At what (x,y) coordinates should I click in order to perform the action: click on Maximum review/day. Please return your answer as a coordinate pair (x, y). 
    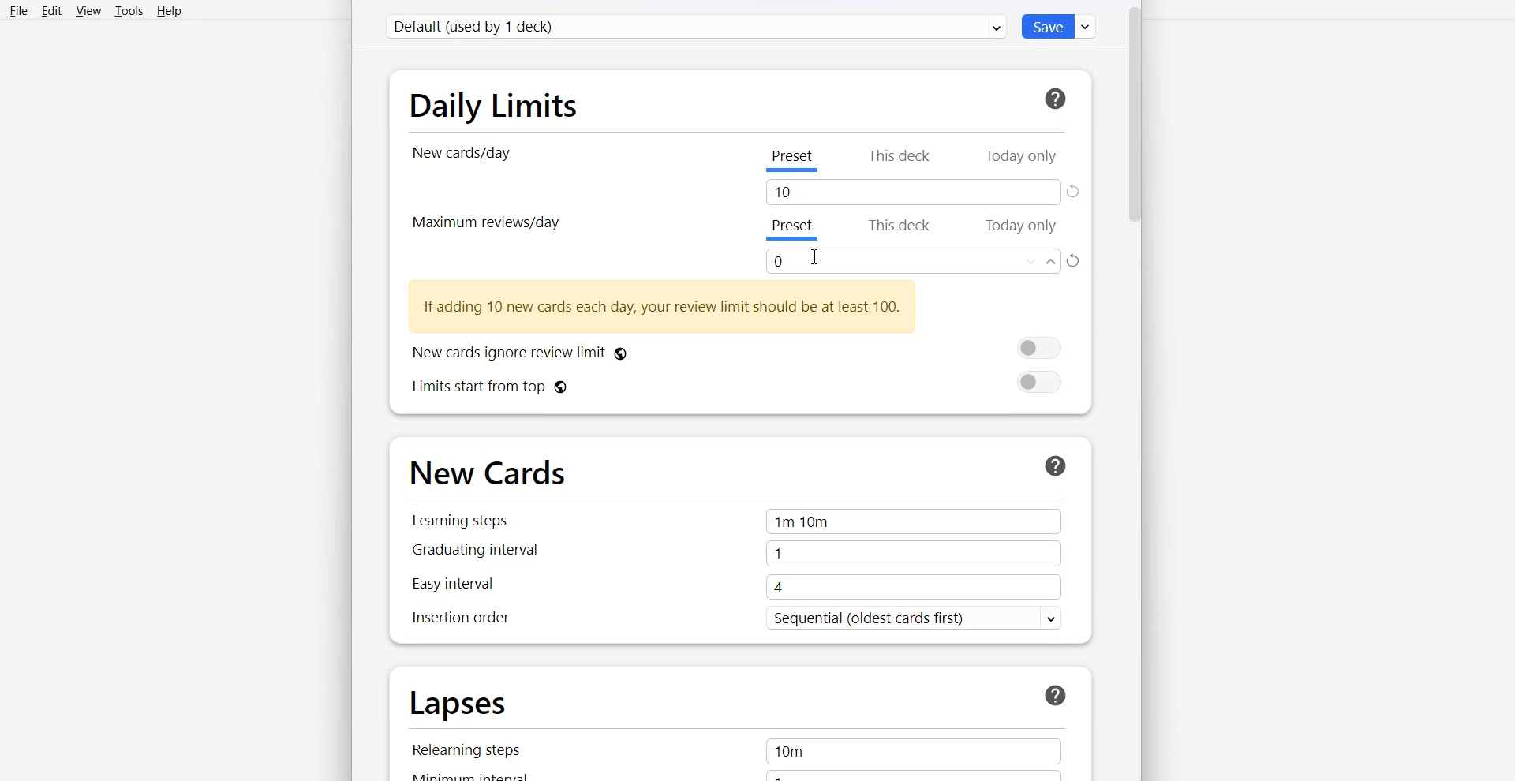
    Looking at the image, I should click on (484, 222).